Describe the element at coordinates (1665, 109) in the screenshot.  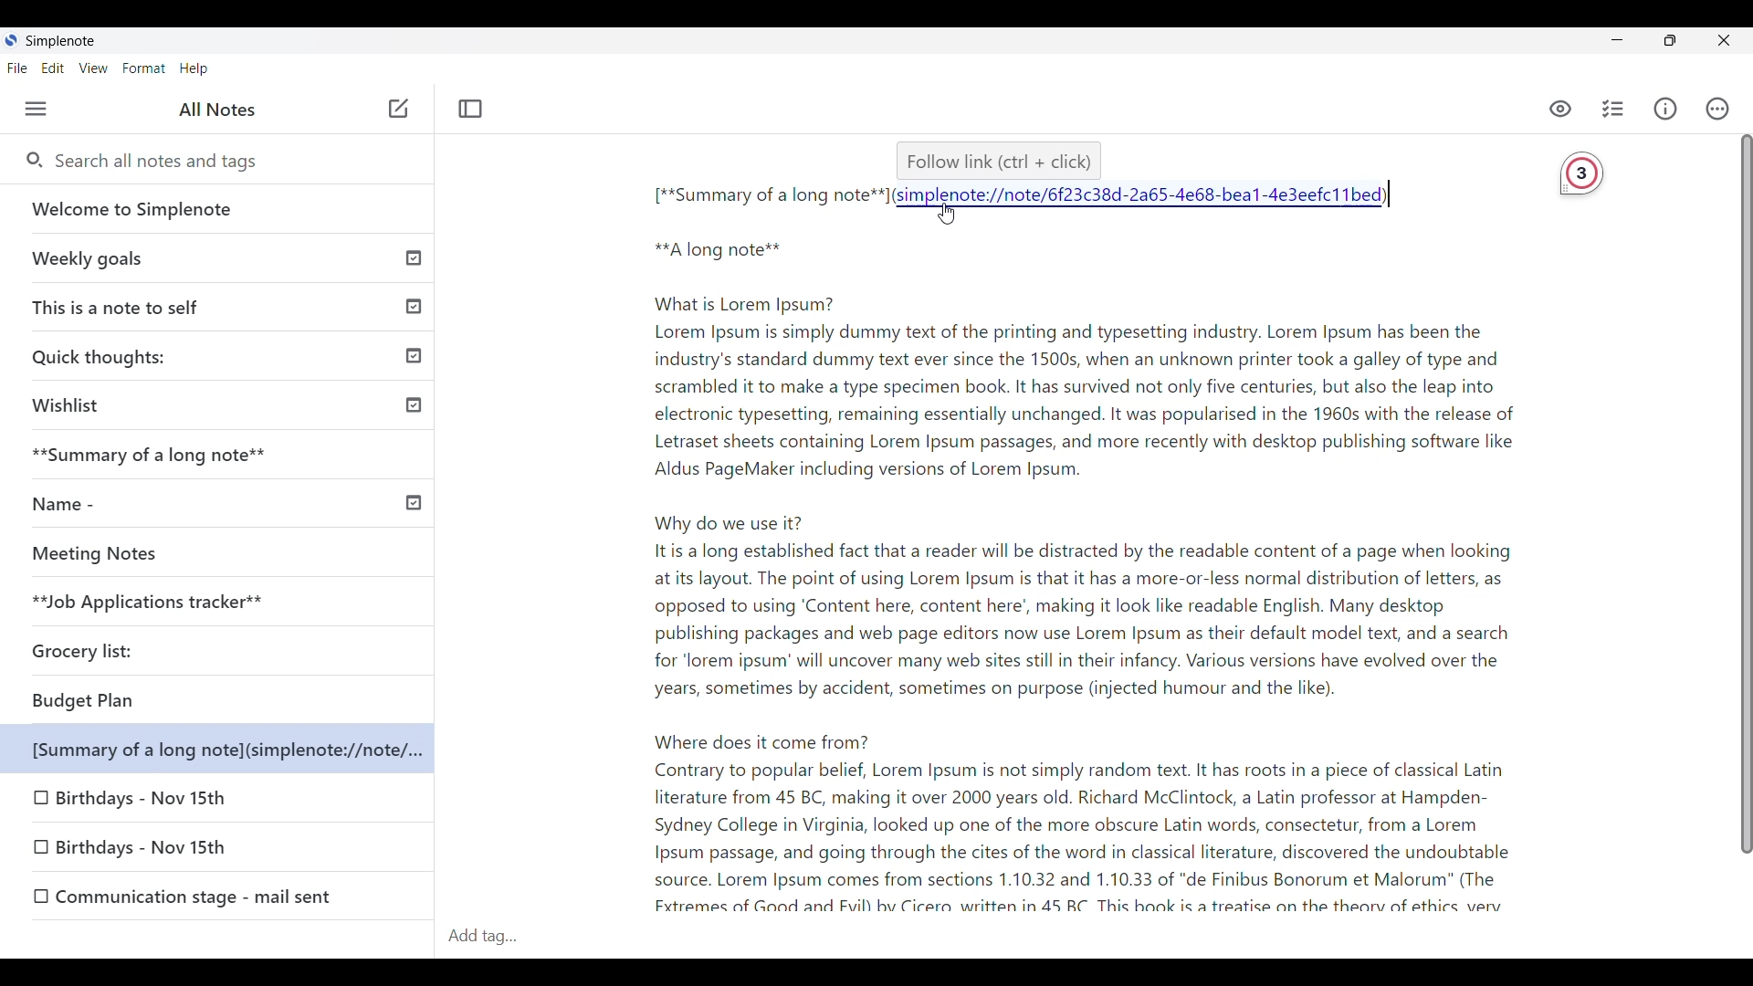
I see `Info` at that location.